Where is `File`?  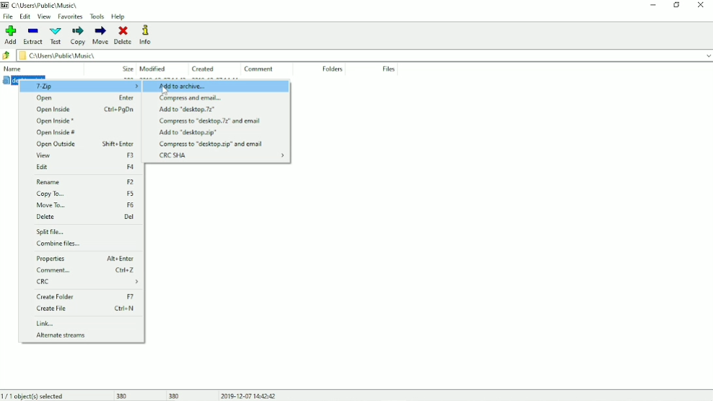 File is located at coordinates (389, 69).